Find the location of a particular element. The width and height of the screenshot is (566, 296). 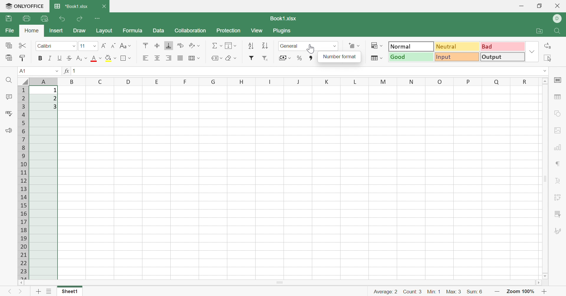

Percent style is located at coordinates (299, 58).